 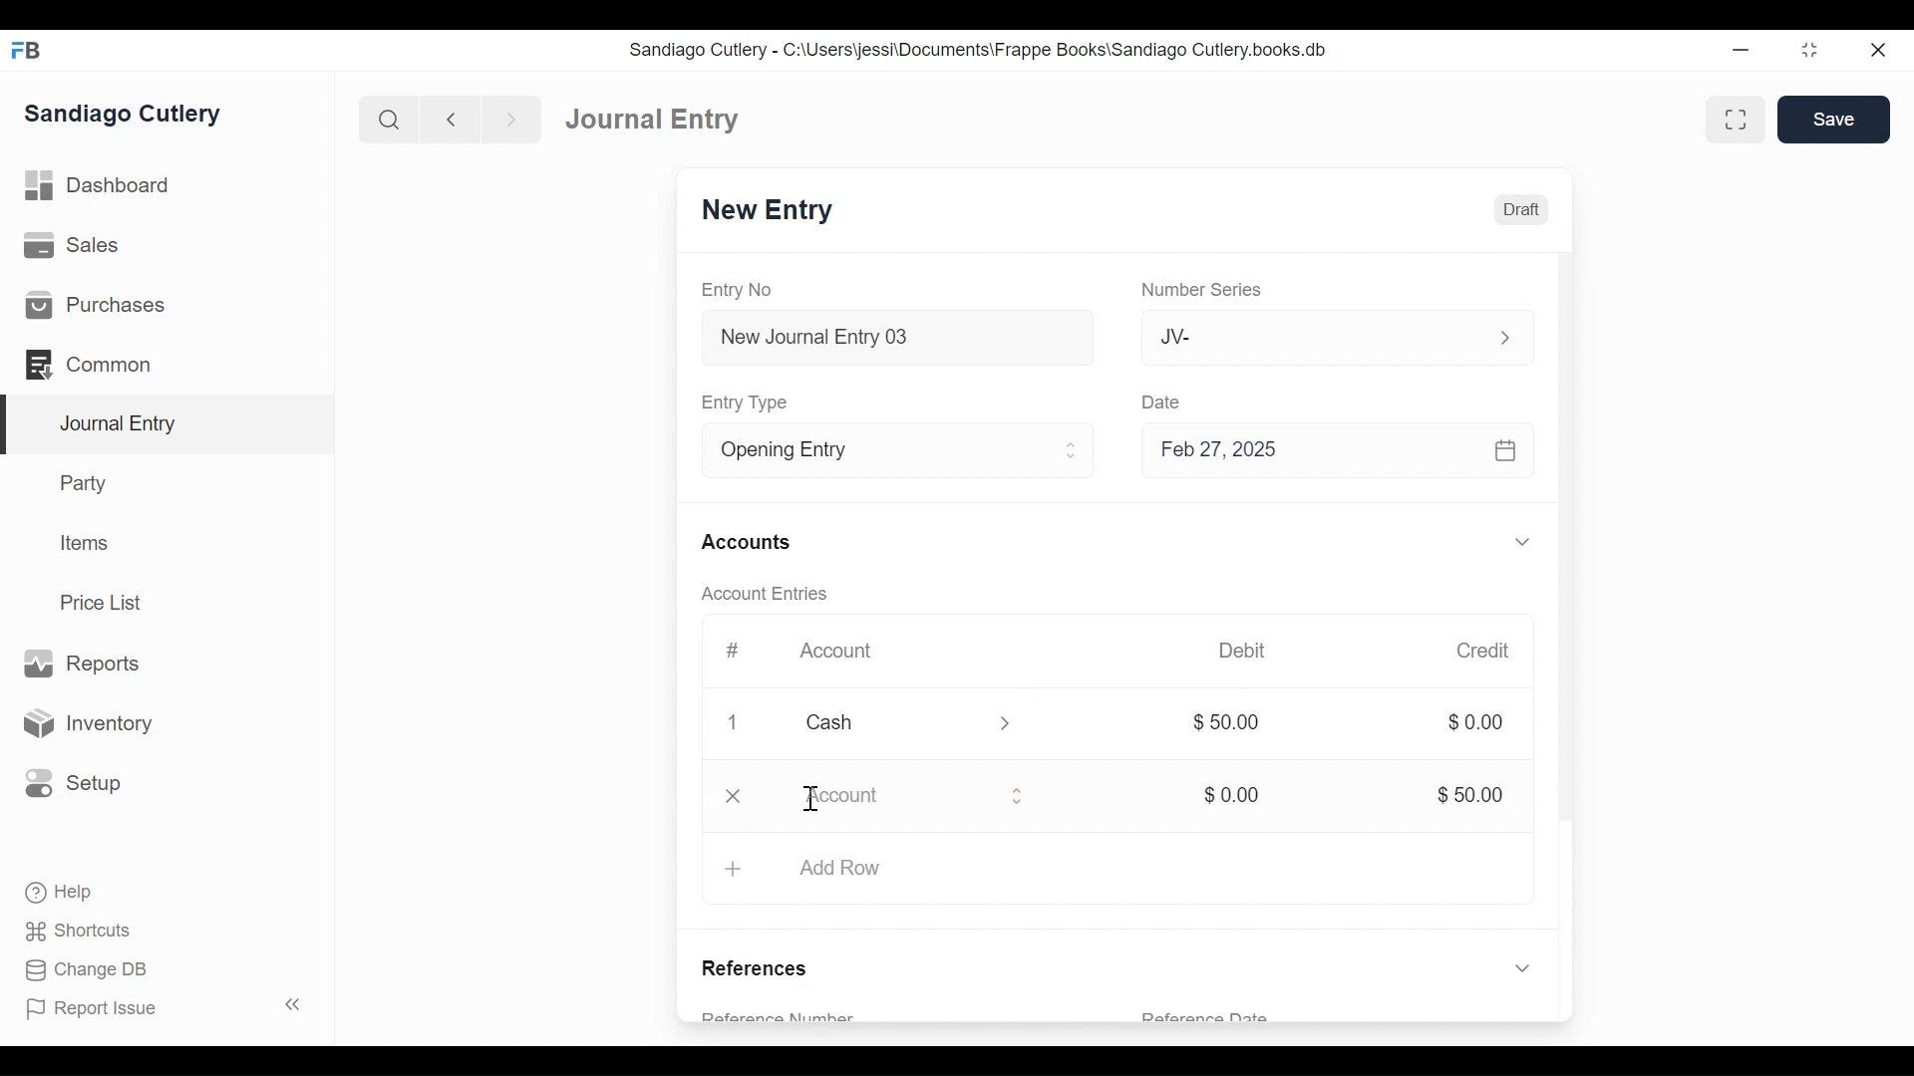 I want to click on Draft, so click(x=1519, y=211).